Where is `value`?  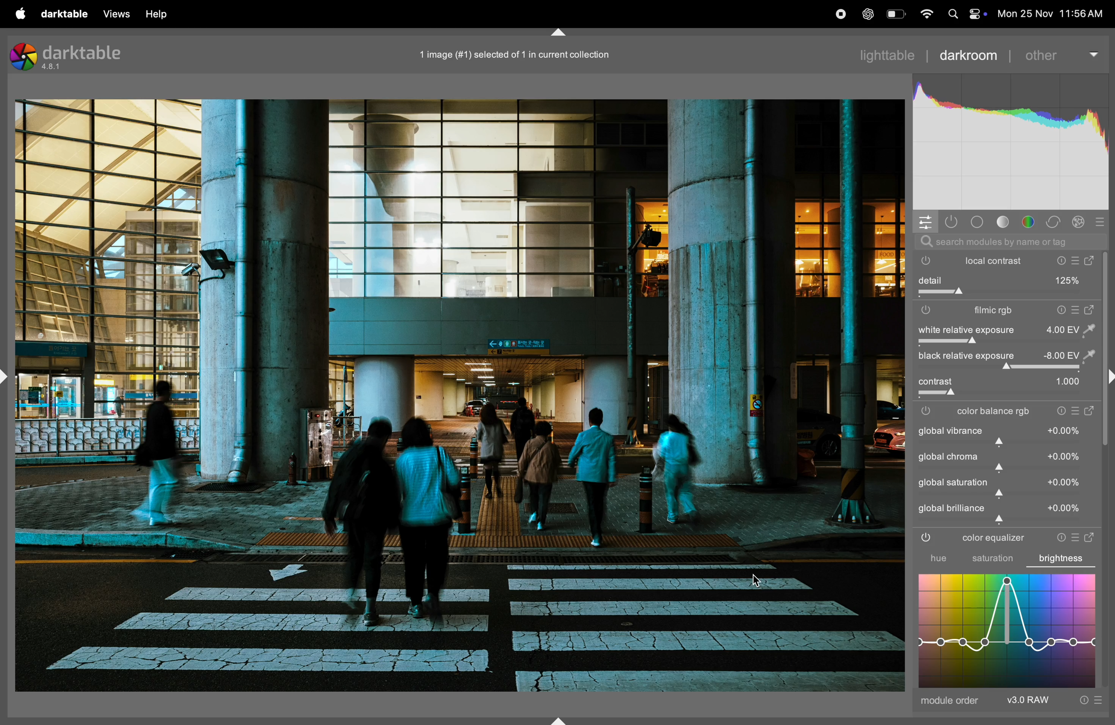 value is located at coordinates (1070, 329).